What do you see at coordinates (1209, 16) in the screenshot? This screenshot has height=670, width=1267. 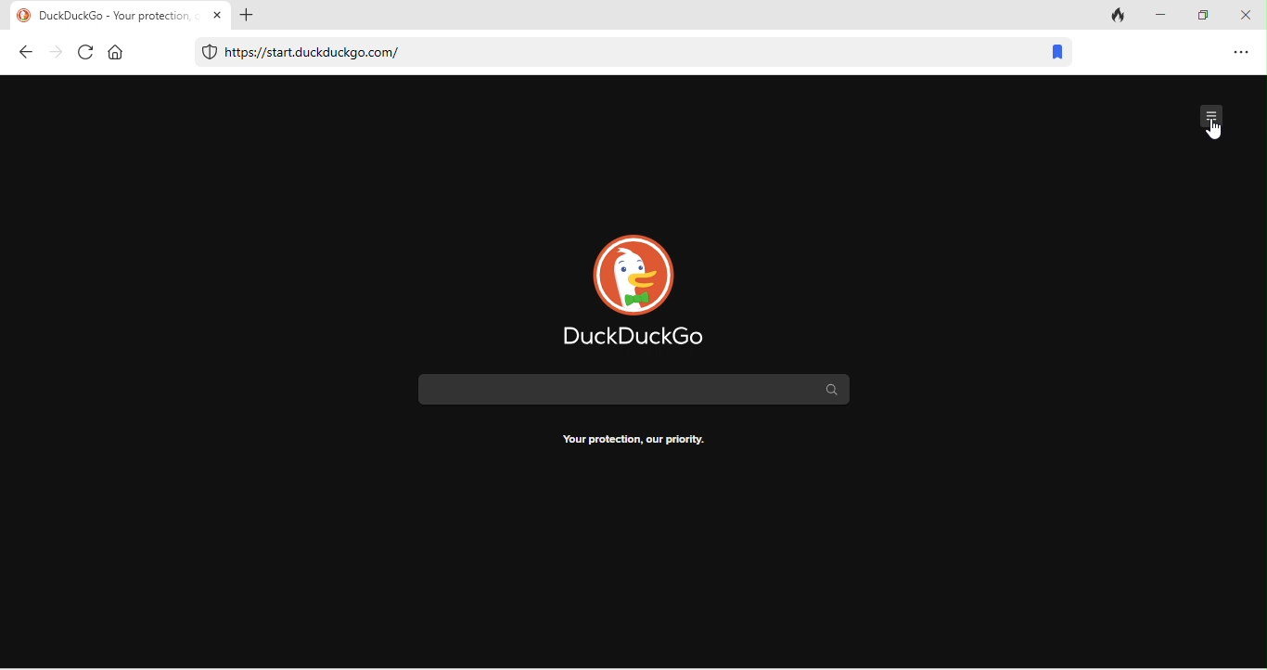 I see `maximize` at bounding box center [1209, 16].